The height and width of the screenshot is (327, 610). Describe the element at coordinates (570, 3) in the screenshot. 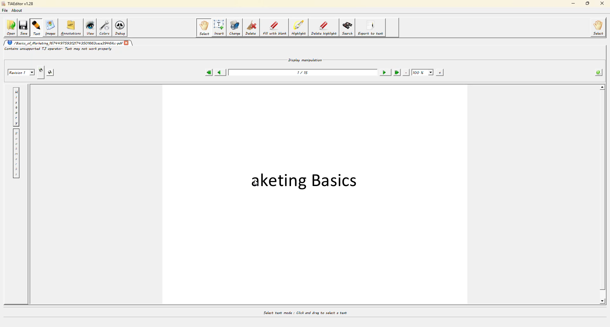

I see `minimize` at that location.